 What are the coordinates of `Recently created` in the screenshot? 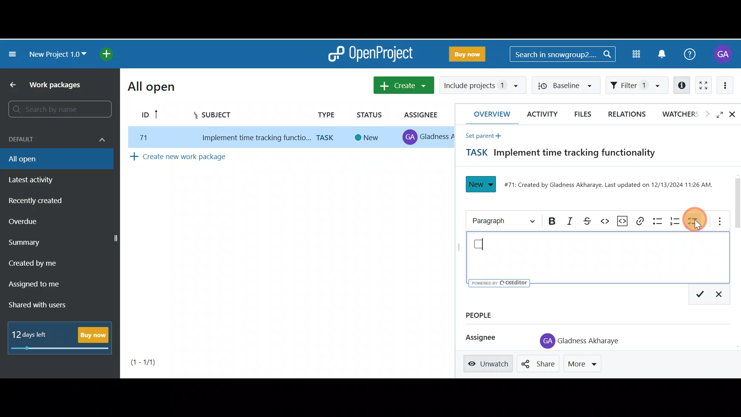 It's located at (37, 201).